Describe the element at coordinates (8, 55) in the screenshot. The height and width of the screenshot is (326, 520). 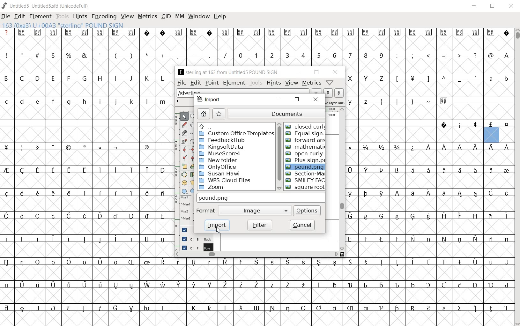
I see `!` at that location.